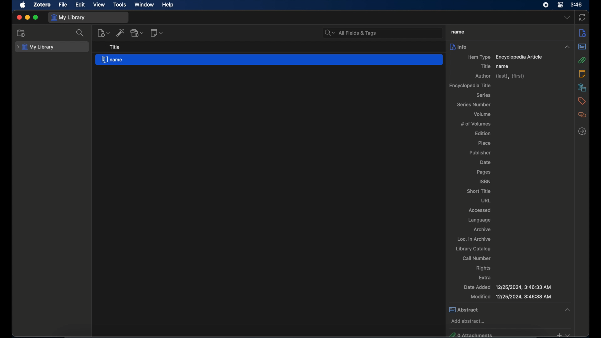 Image resolution: width=601 pixels, height=338 pixels. Describe the element at coordinates (485, 66) in the screenshot. I see `title` at that location.